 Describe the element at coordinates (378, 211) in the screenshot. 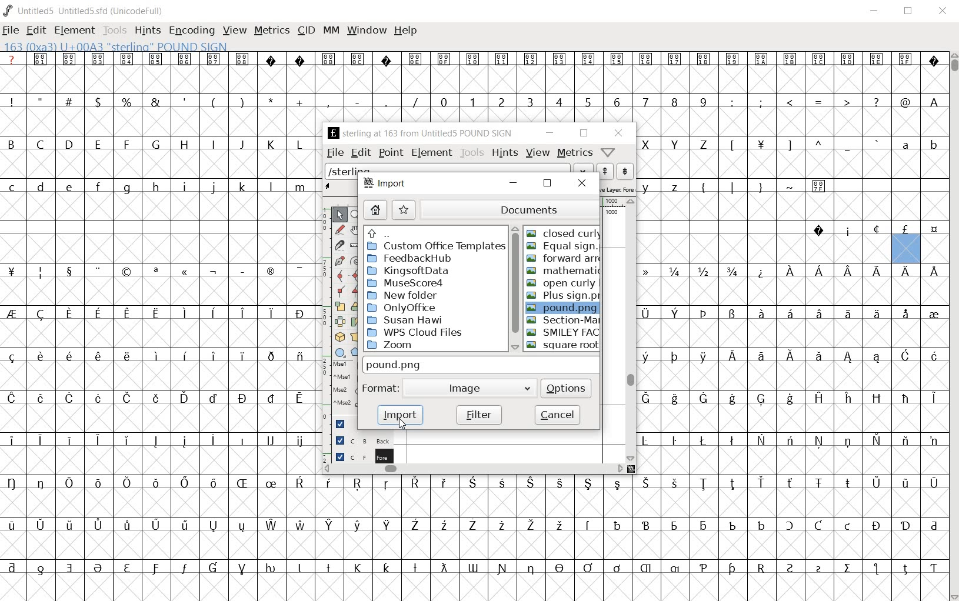

I see `home` at that location.